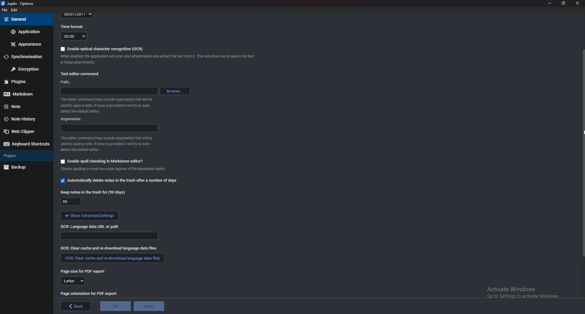 The width and height of the screenshot is (585, 314). What do you see at coordinates (26, 68) in the screenshot?
I see `Encryption` at bounding box center [26, 68].